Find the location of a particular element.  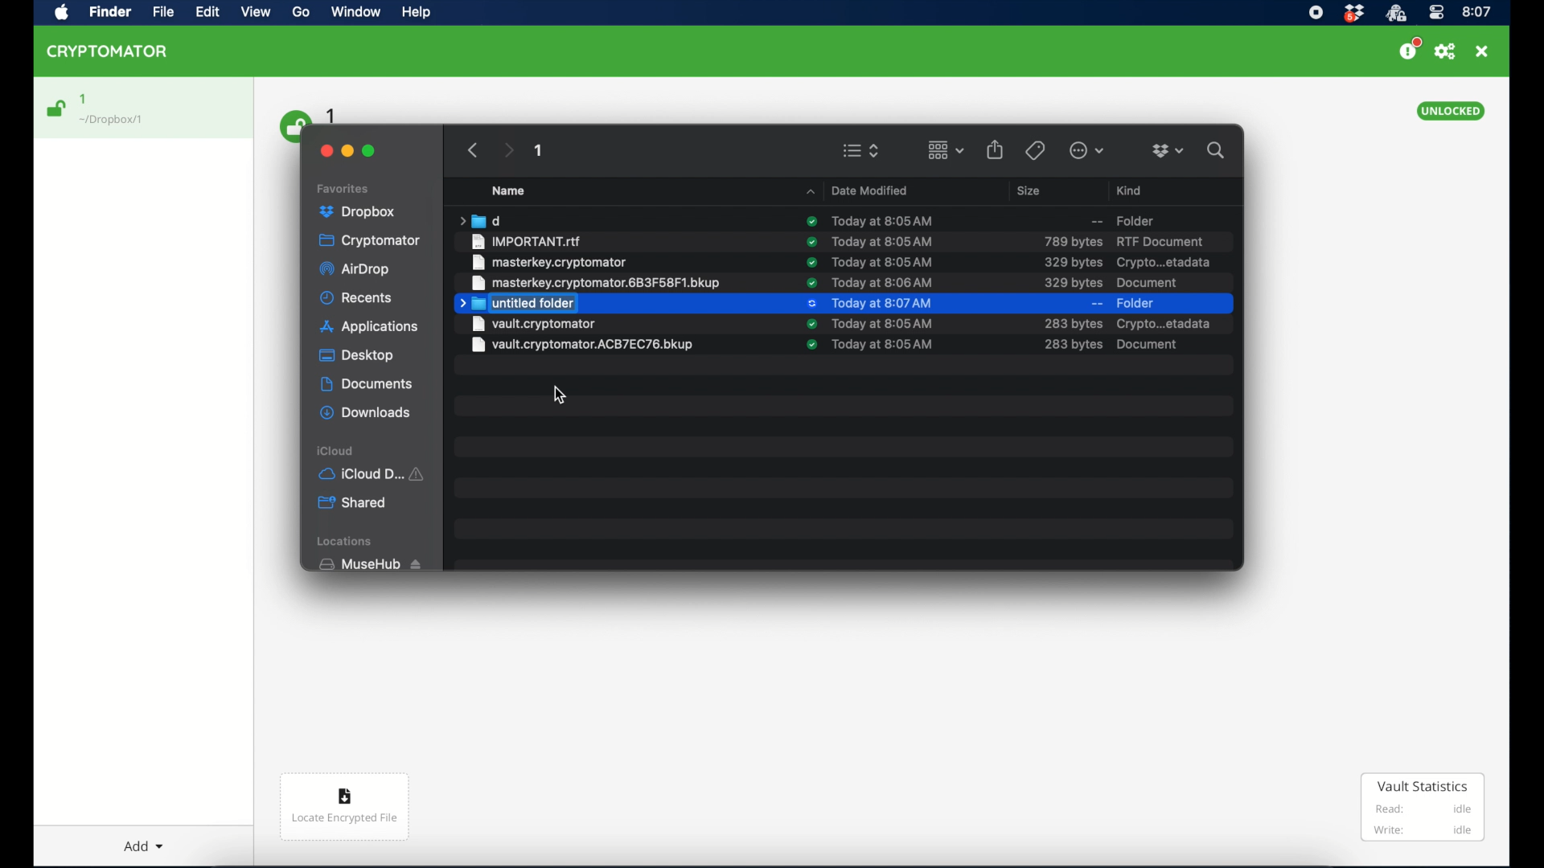

viewing options is located at coordinates (861, 150).